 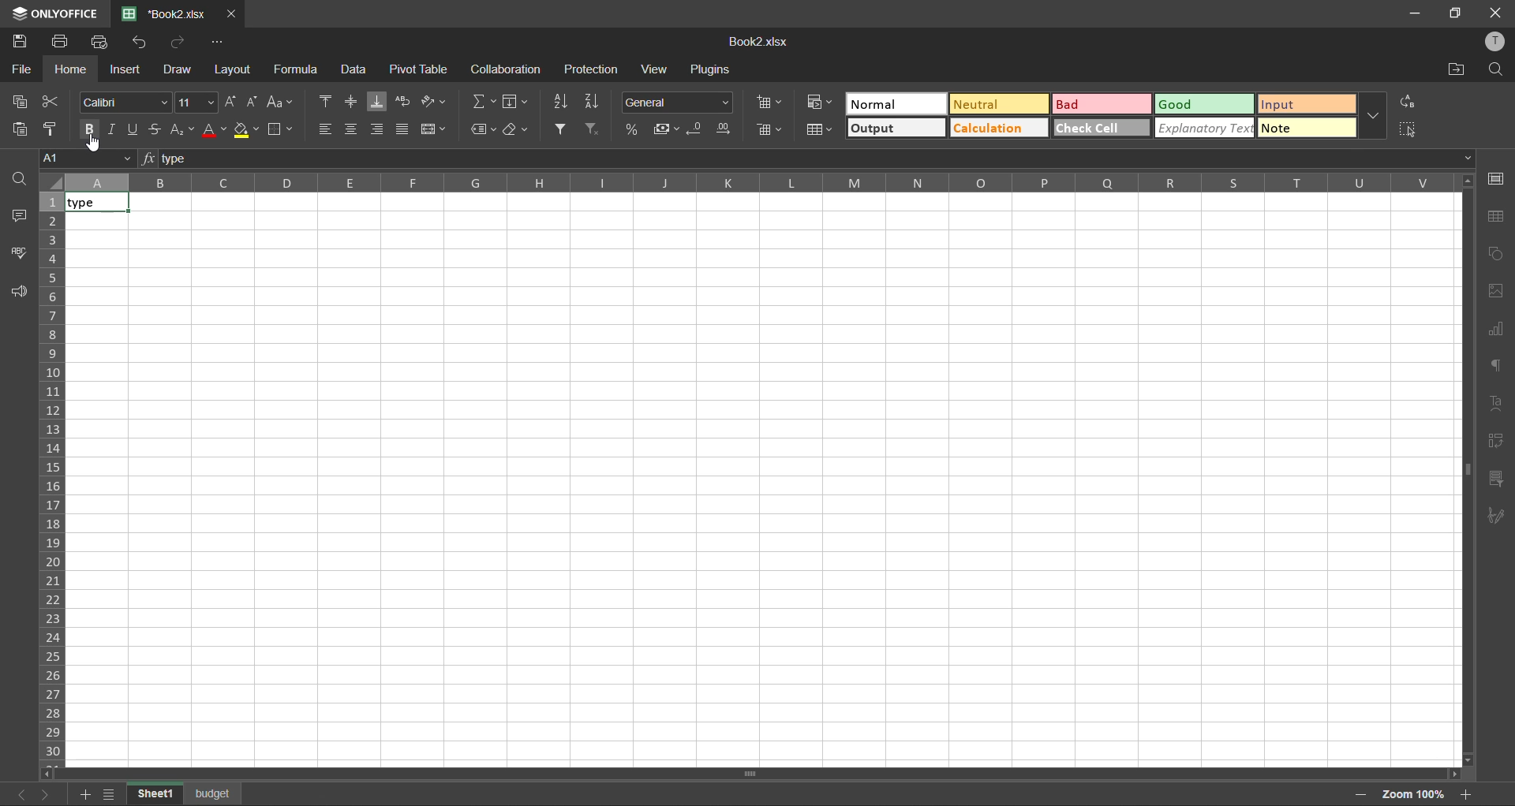 What do you see at coordinates (516, 103) in the screenshot?
I see `fields` at bounding box center [516, 103].